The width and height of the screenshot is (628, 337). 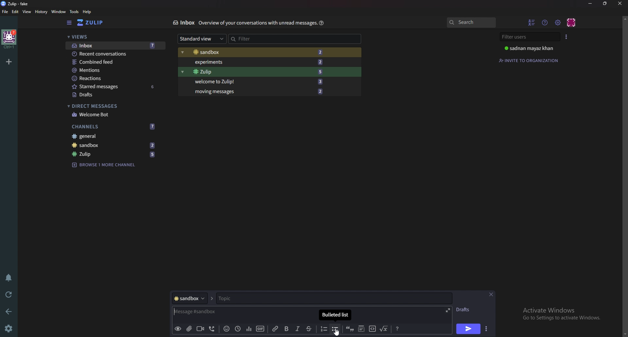 What do you see at coordinates (624, 176) in the screenshot?
I see `Scroll bar` at bounding box center [624, 176].